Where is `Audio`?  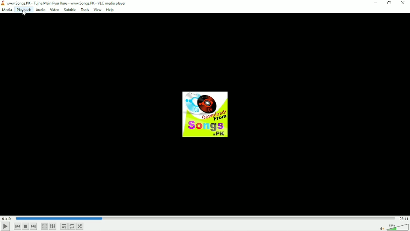 Audio is located at coordinates (40, 10).